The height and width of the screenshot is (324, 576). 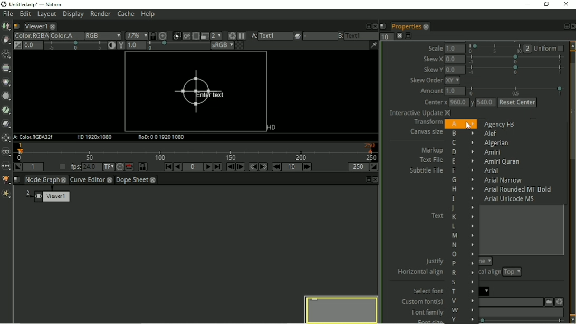 What do you see at coordinates (462, 143) in the screenshot?
I see `C` at bounding box center [462, 143].